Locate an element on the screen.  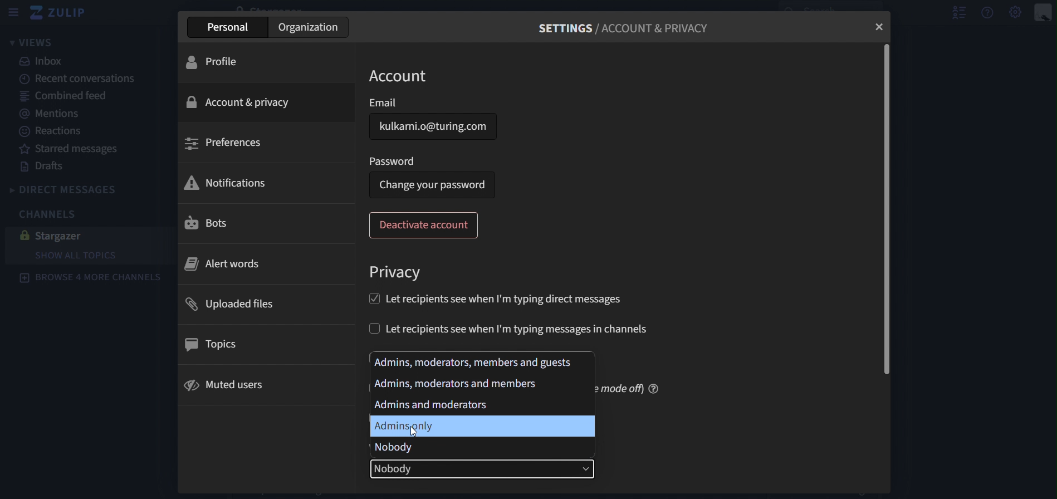
show all topics is located at coordinates (76, 255).